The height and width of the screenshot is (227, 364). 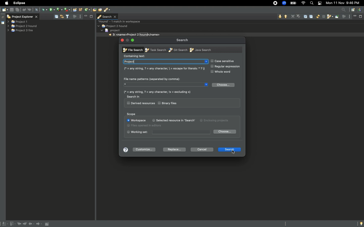 I want to click on undo, so click(x=24, y=9).